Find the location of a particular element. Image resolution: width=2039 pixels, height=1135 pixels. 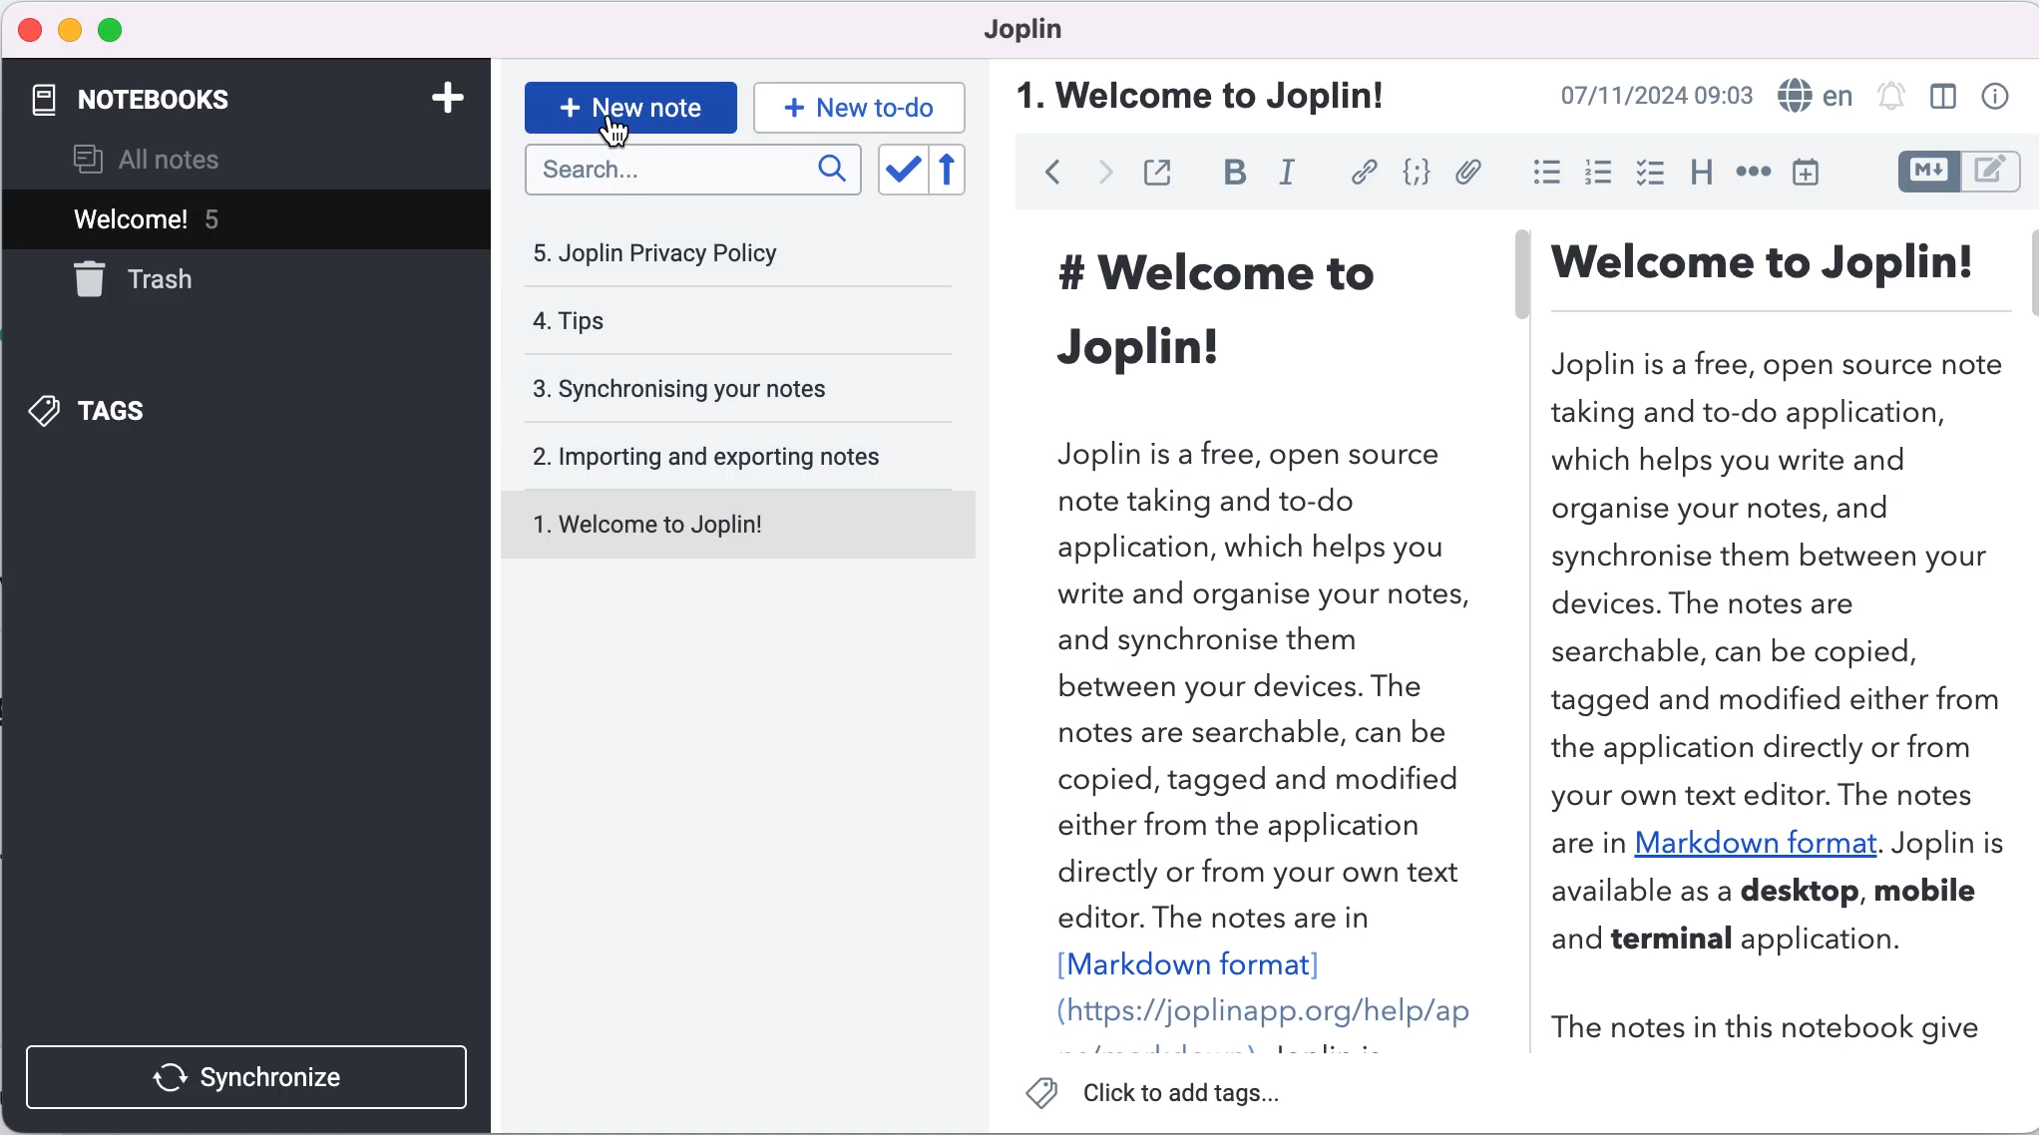

heading is located at coordinates (1703, 178).